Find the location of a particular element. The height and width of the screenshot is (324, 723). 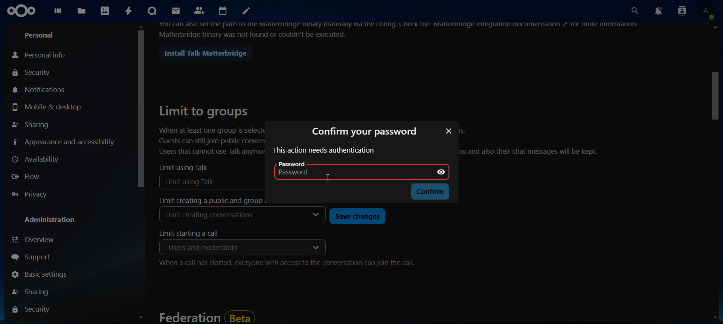

limit to groups is located at coordinates (211, 130).